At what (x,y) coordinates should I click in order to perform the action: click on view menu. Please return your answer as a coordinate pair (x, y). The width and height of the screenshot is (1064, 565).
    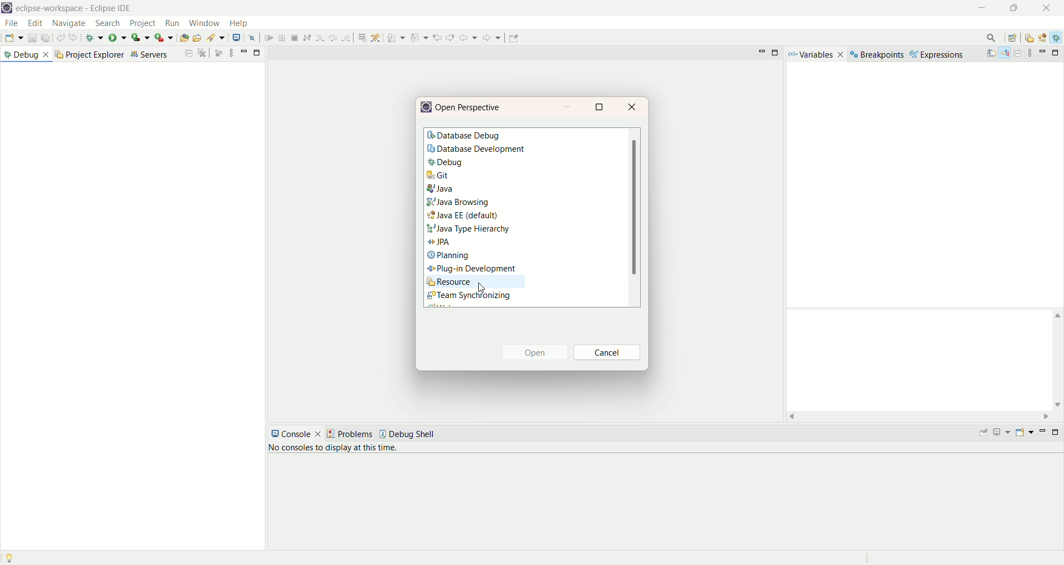
    Looking at the image, I should click on (1032, 53).